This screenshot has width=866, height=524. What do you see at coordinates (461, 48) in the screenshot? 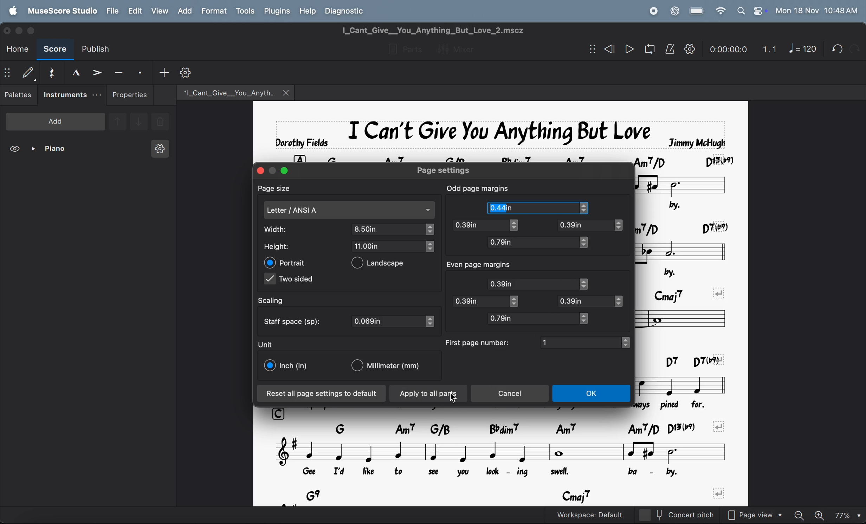
I see `mixer` at bounding box center [461, 48].